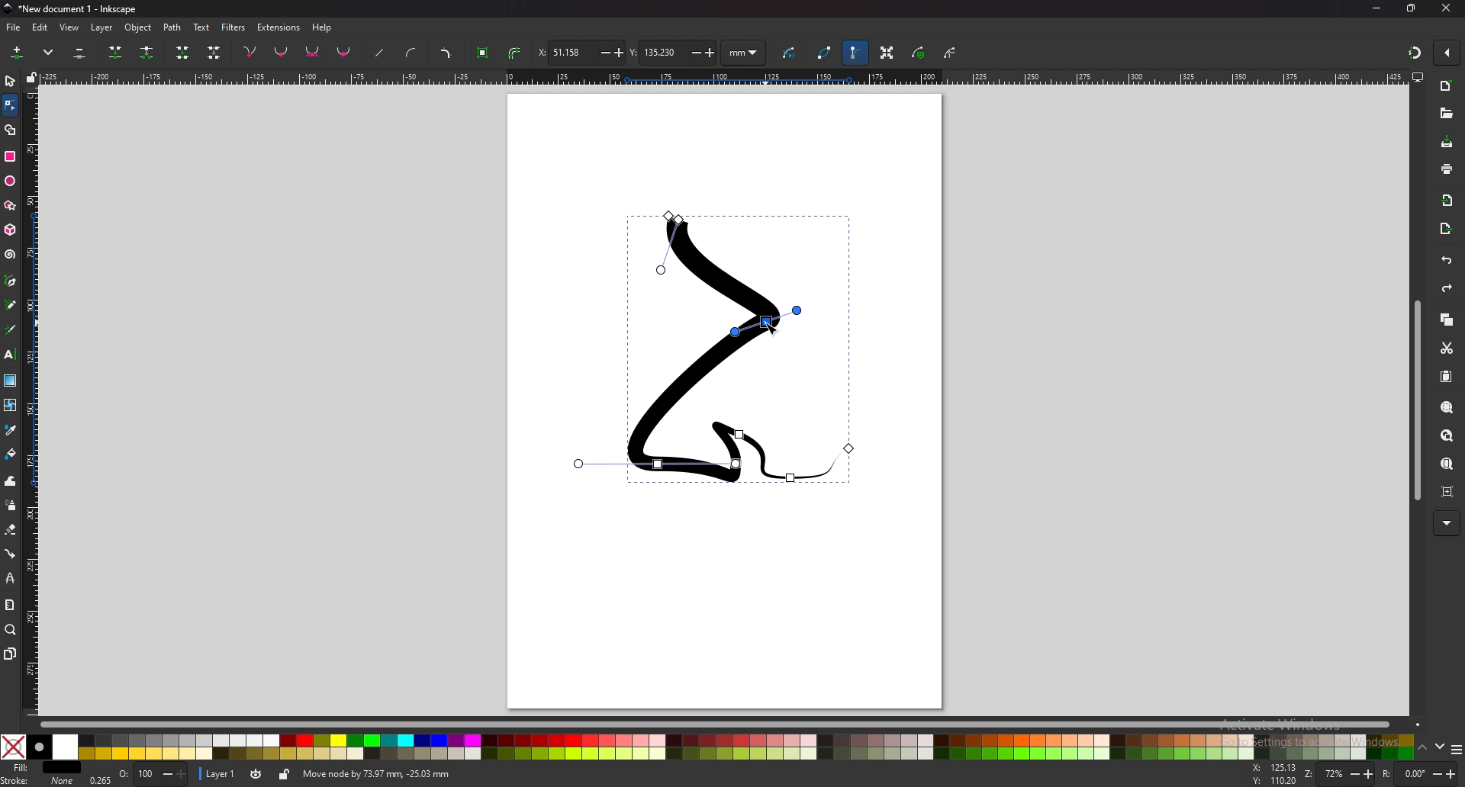 The width and height of the screenshot is (1465, 787). Describe the element at coordinates (1447, 9) in the screenshot. I see `close` at that location.